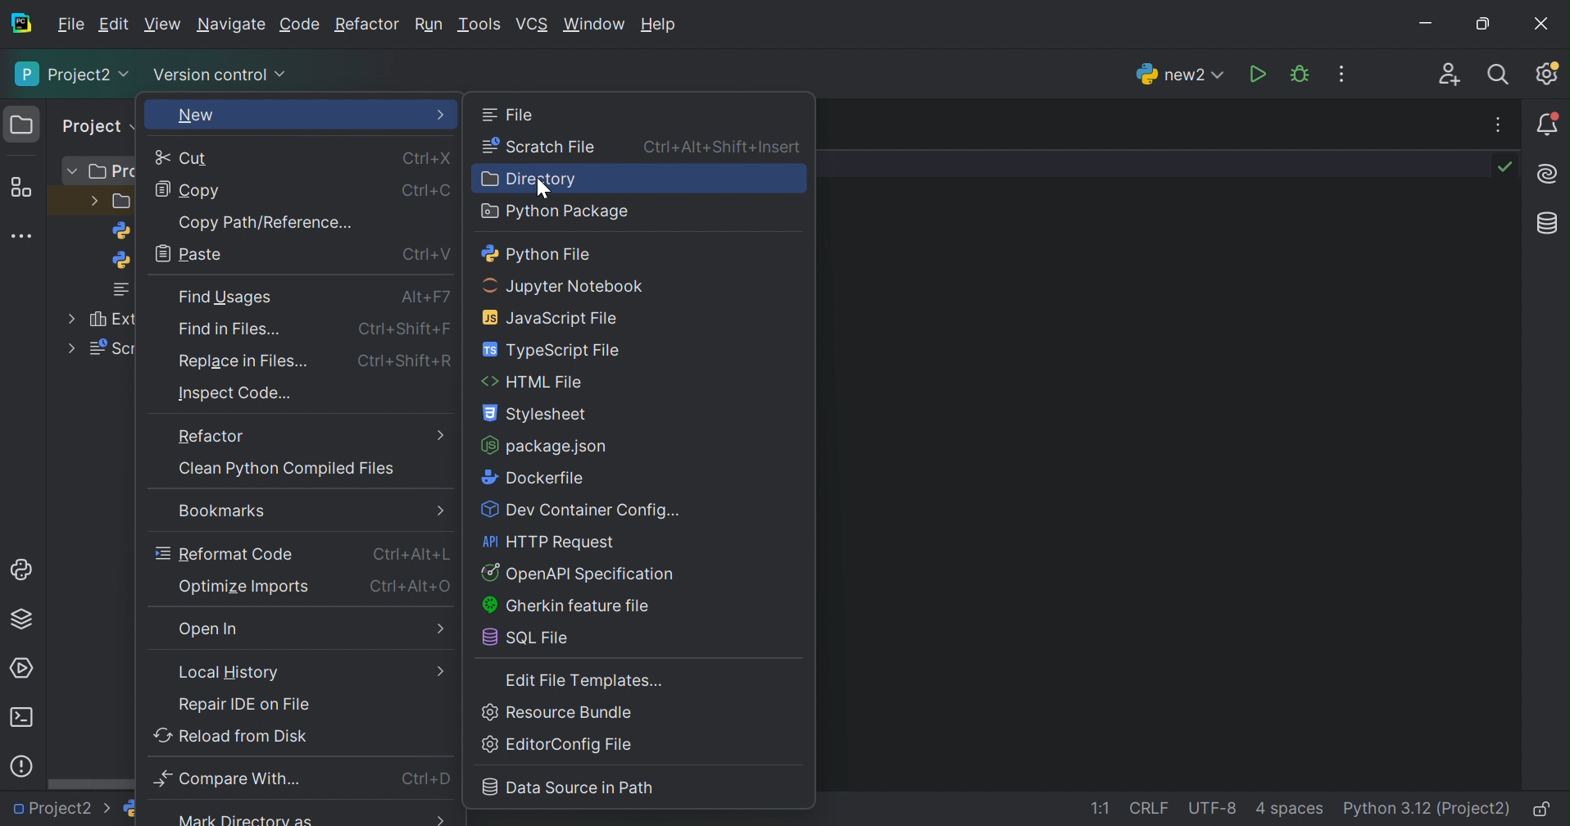 The height and width of the screenshot is (826, 1570). What do you see at coordinates (124, 231) in the screenshot?
I see `python logo` at bounding box center [124, 231].